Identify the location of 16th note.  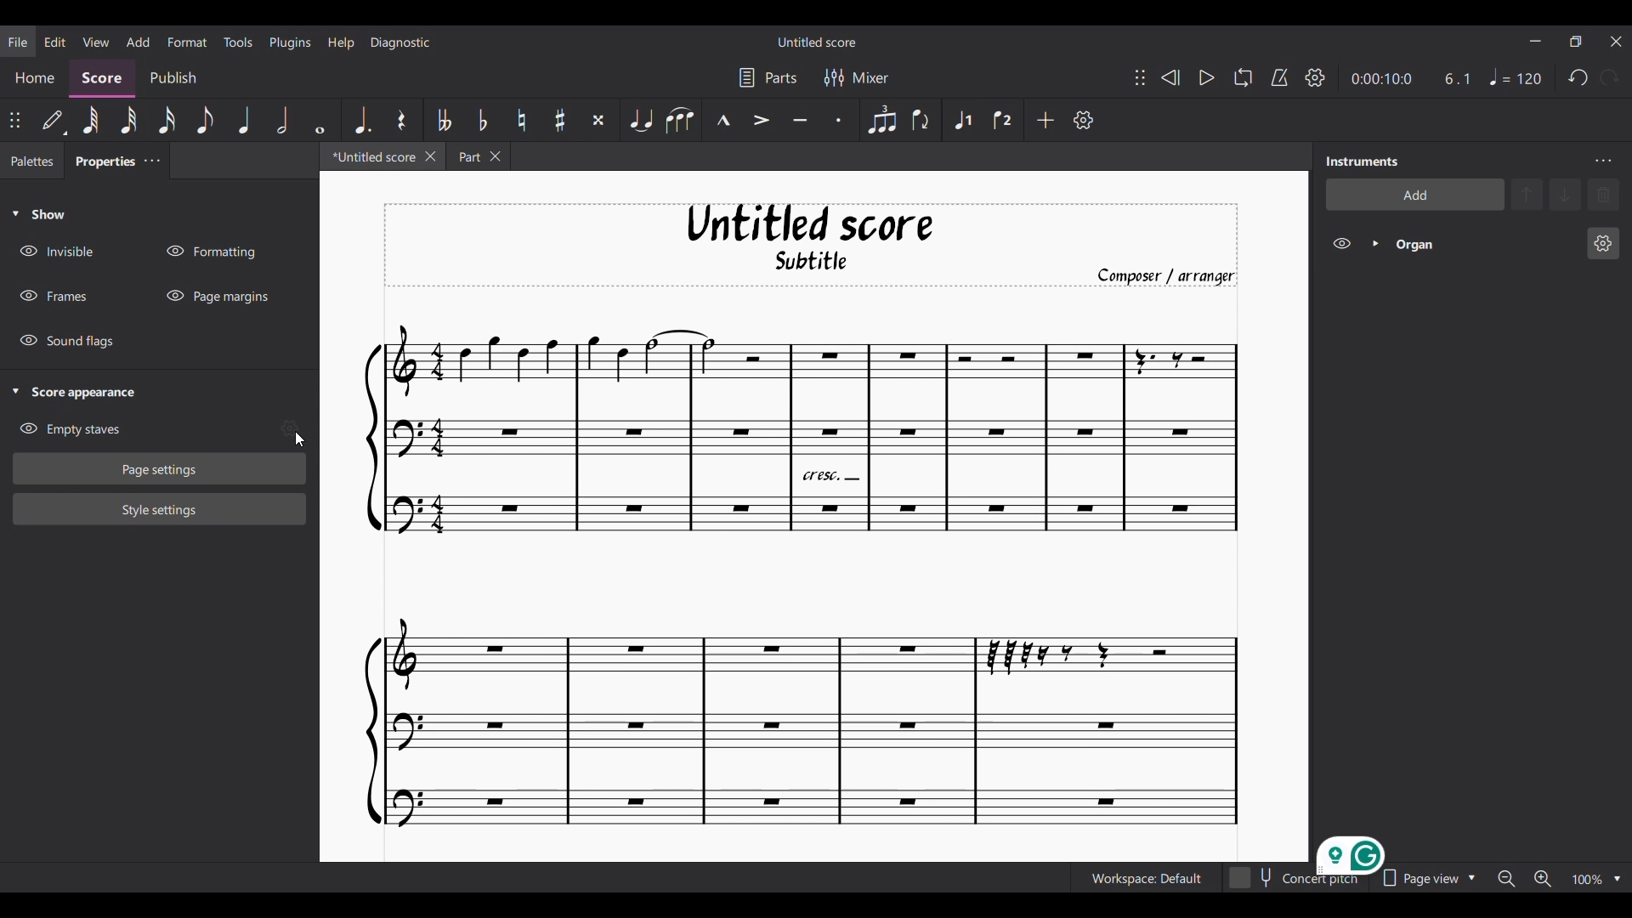
(167, 121).